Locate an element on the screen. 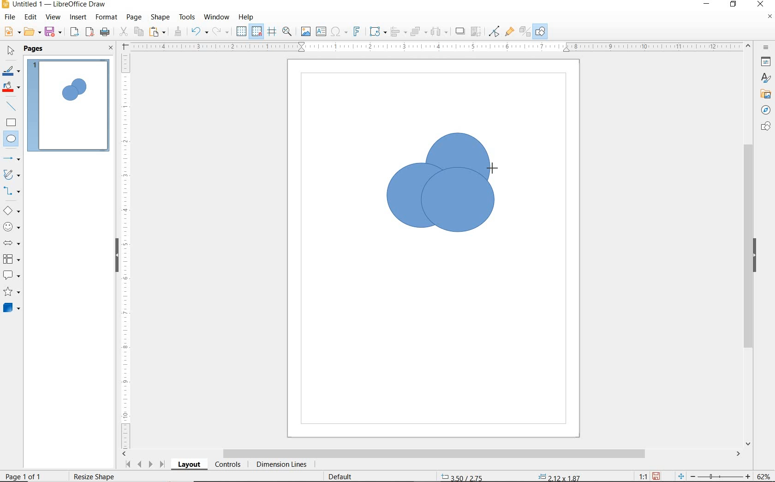 Image resolution: width=775 pixels, height=482 pixels. CLOSE DOCUMENT is located at coordinates (769, 18).